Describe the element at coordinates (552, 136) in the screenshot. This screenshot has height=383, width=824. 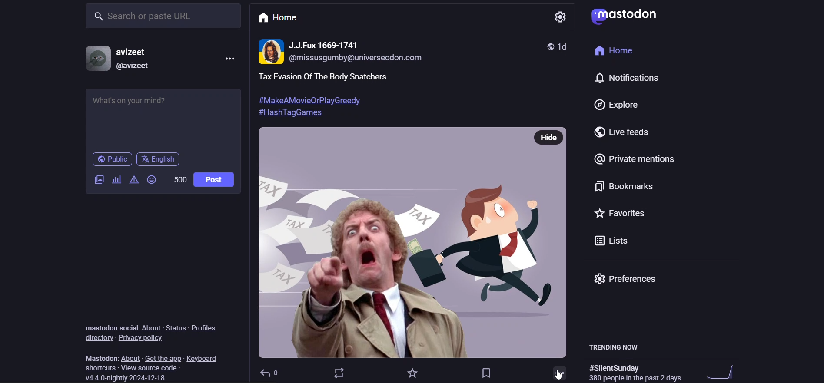
I see `hide` at that location.